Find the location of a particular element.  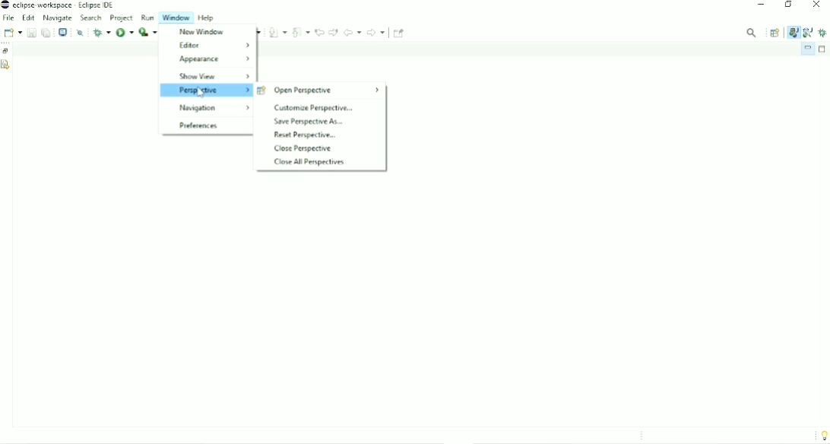

Back is located at coordinates (352, 32).